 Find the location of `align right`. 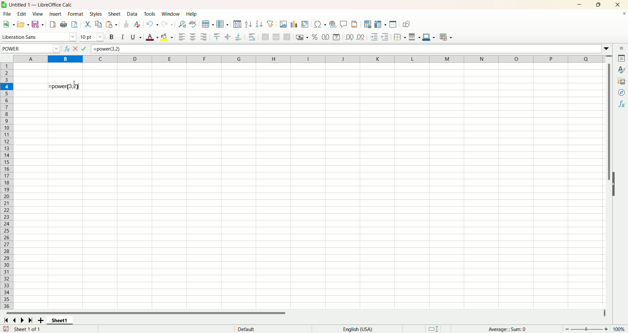

align right is located at coordinates (204, 38).